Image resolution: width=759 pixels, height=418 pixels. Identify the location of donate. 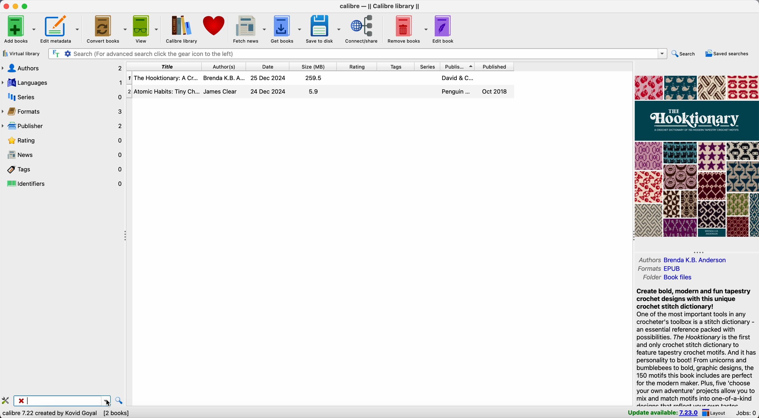
(215, 25).